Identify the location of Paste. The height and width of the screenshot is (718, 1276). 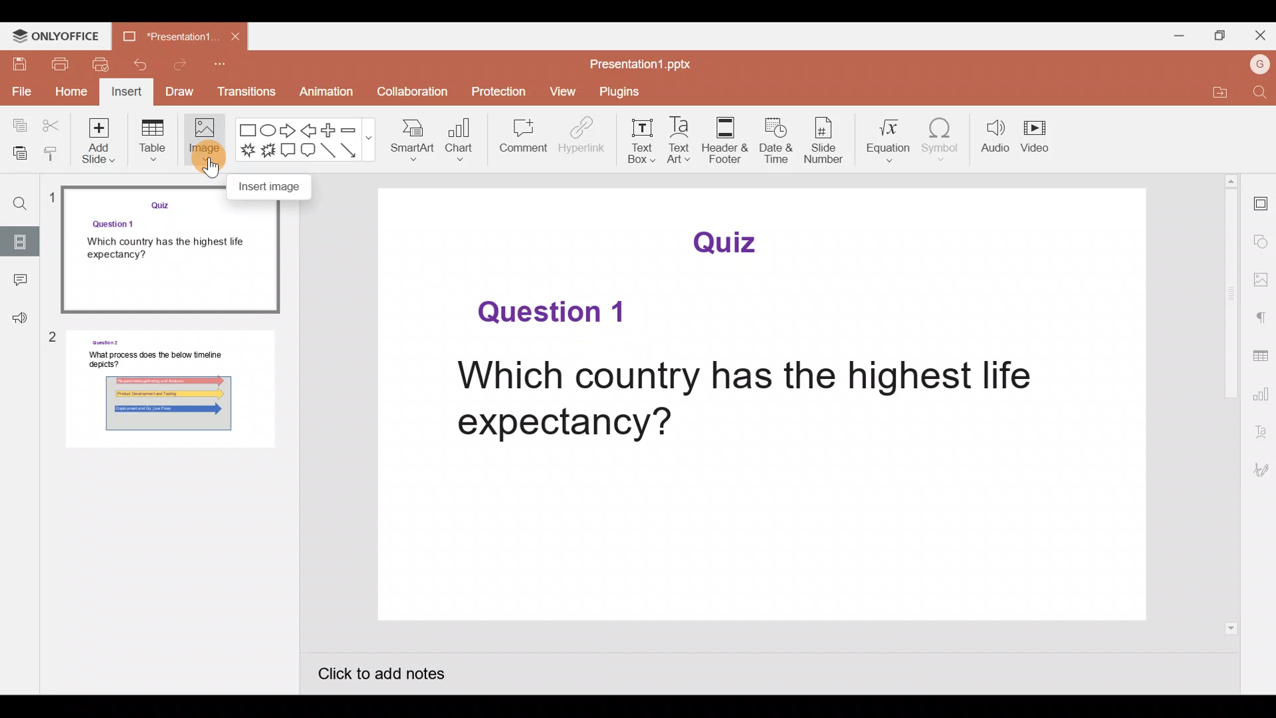
(17, 150).